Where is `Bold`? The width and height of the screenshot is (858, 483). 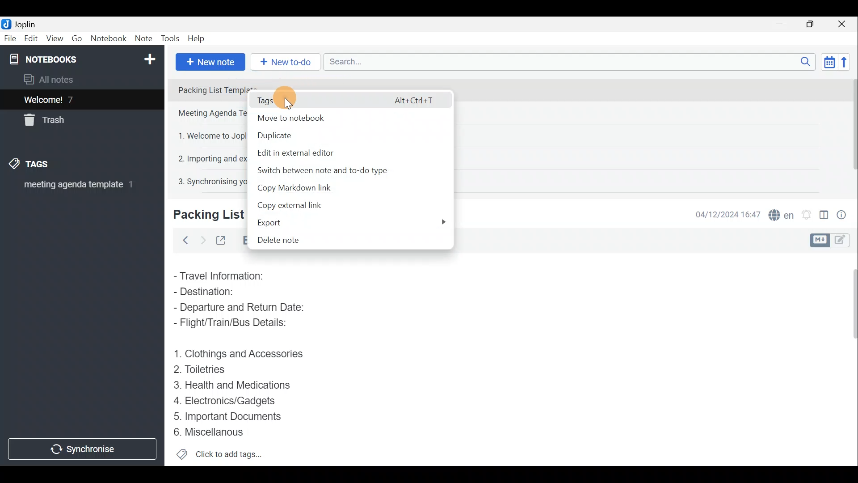
Bold is located at coordinates (242, 240).